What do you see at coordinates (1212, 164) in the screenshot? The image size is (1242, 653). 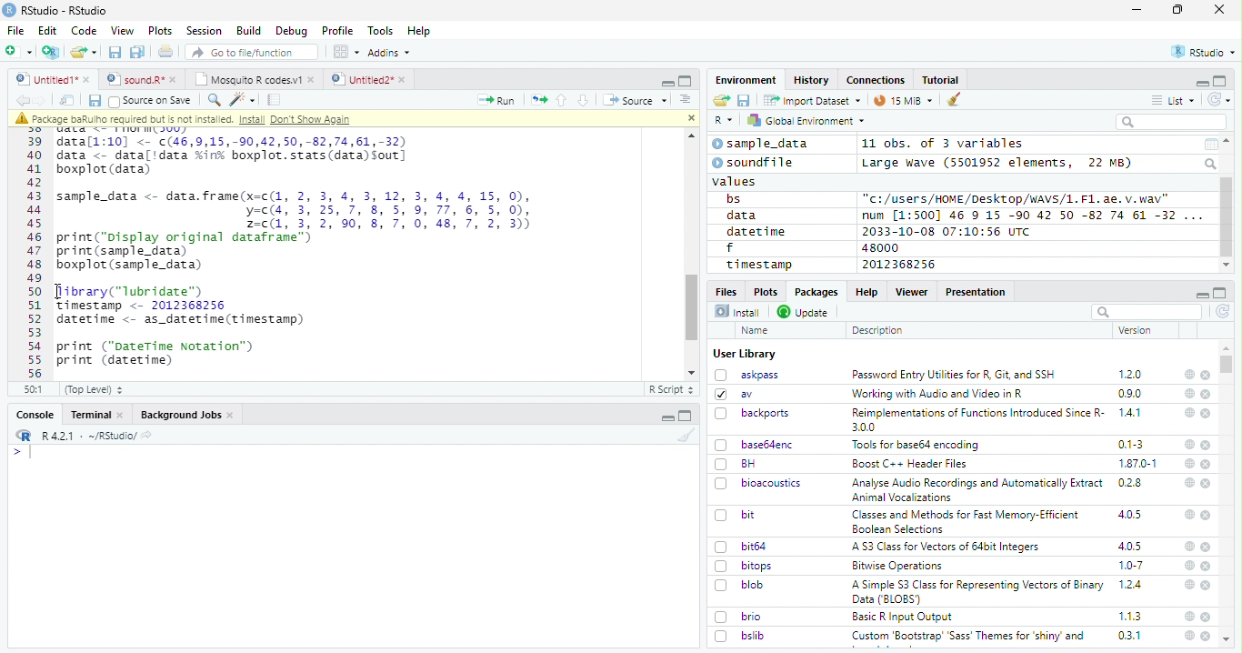 I see `Search` at bounding box center [1212, 164].